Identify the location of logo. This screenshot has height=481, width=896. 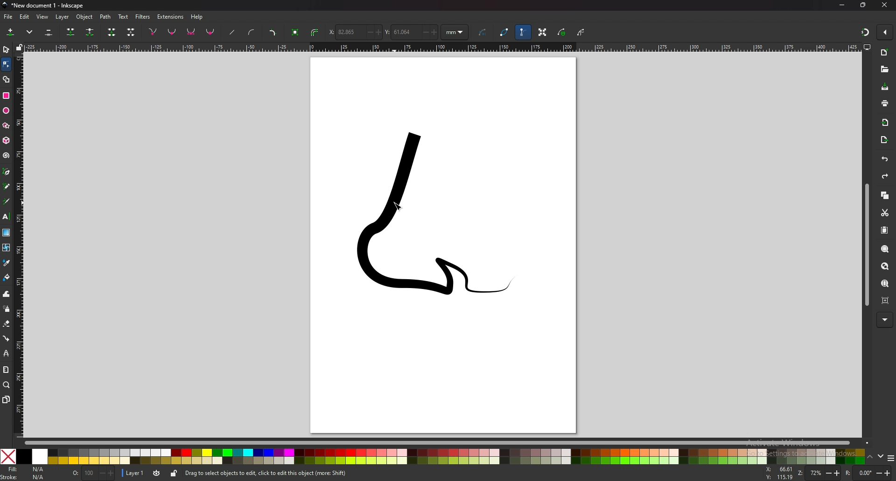
(6, 5).